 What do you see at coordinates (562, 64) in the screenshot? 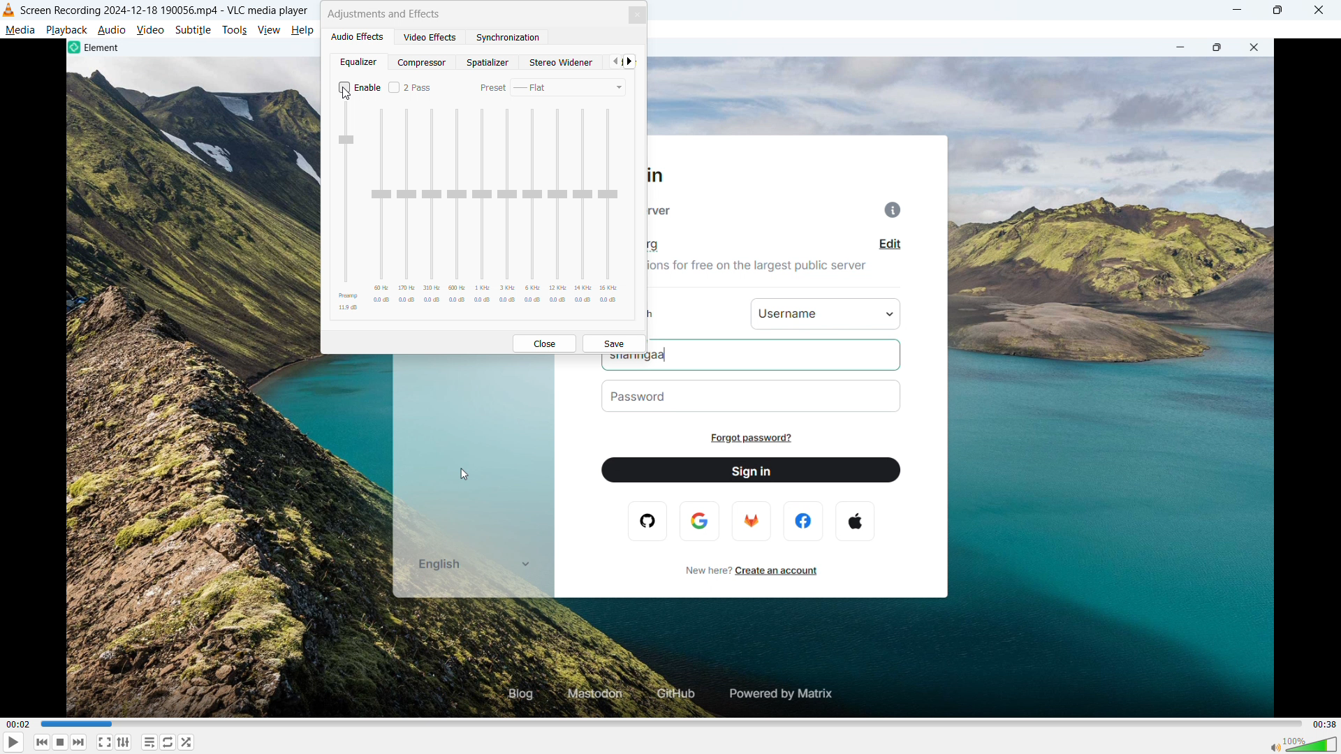
I see `Stereo widener ` at bounding box center [562, 64].